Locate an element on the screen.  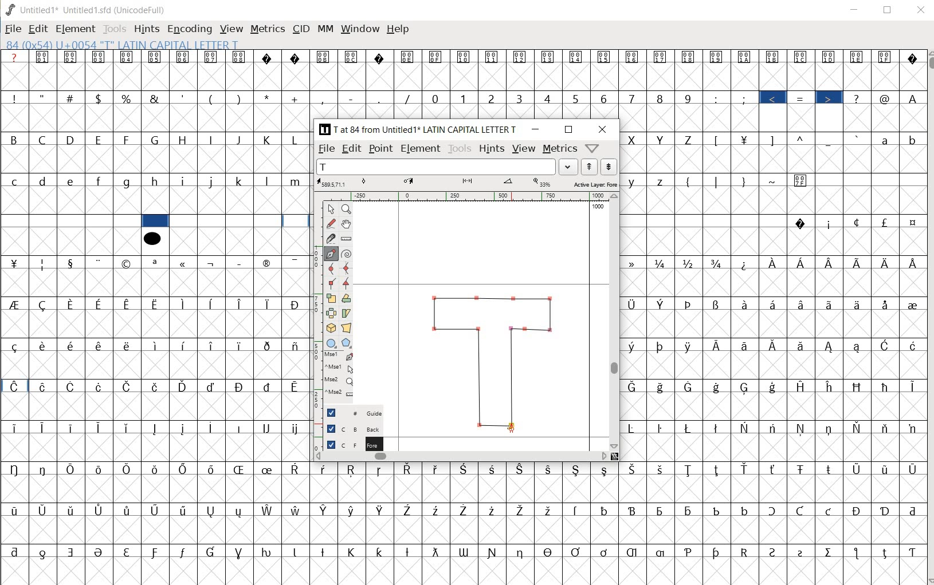
Symbol is located at coordinates (830, 346).